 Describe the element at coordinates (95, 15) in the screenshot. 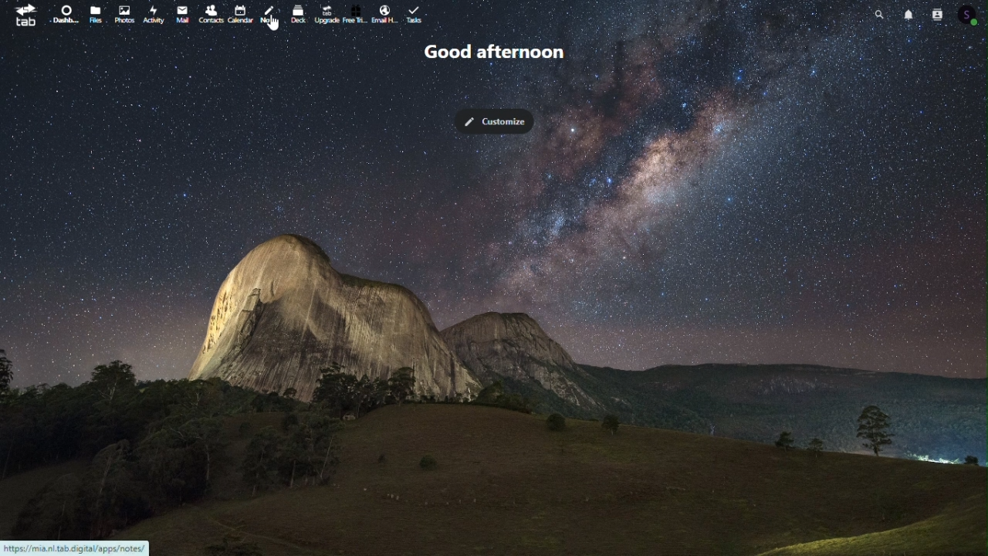

I see `File` at that location.